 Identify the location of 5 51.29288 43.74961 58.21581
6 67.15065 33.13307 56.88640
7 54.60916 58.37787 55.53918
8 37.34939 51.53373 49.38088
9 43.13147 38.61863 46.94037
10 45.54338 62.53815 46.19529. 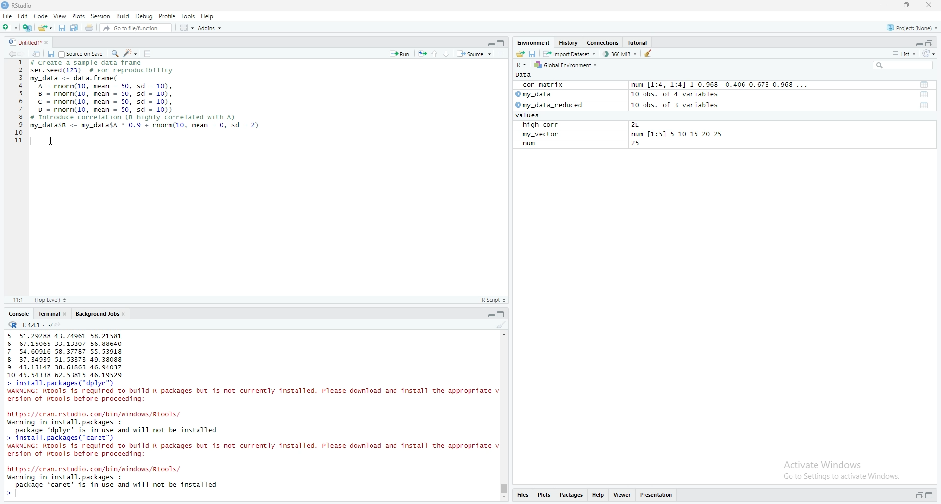
(63, 355).